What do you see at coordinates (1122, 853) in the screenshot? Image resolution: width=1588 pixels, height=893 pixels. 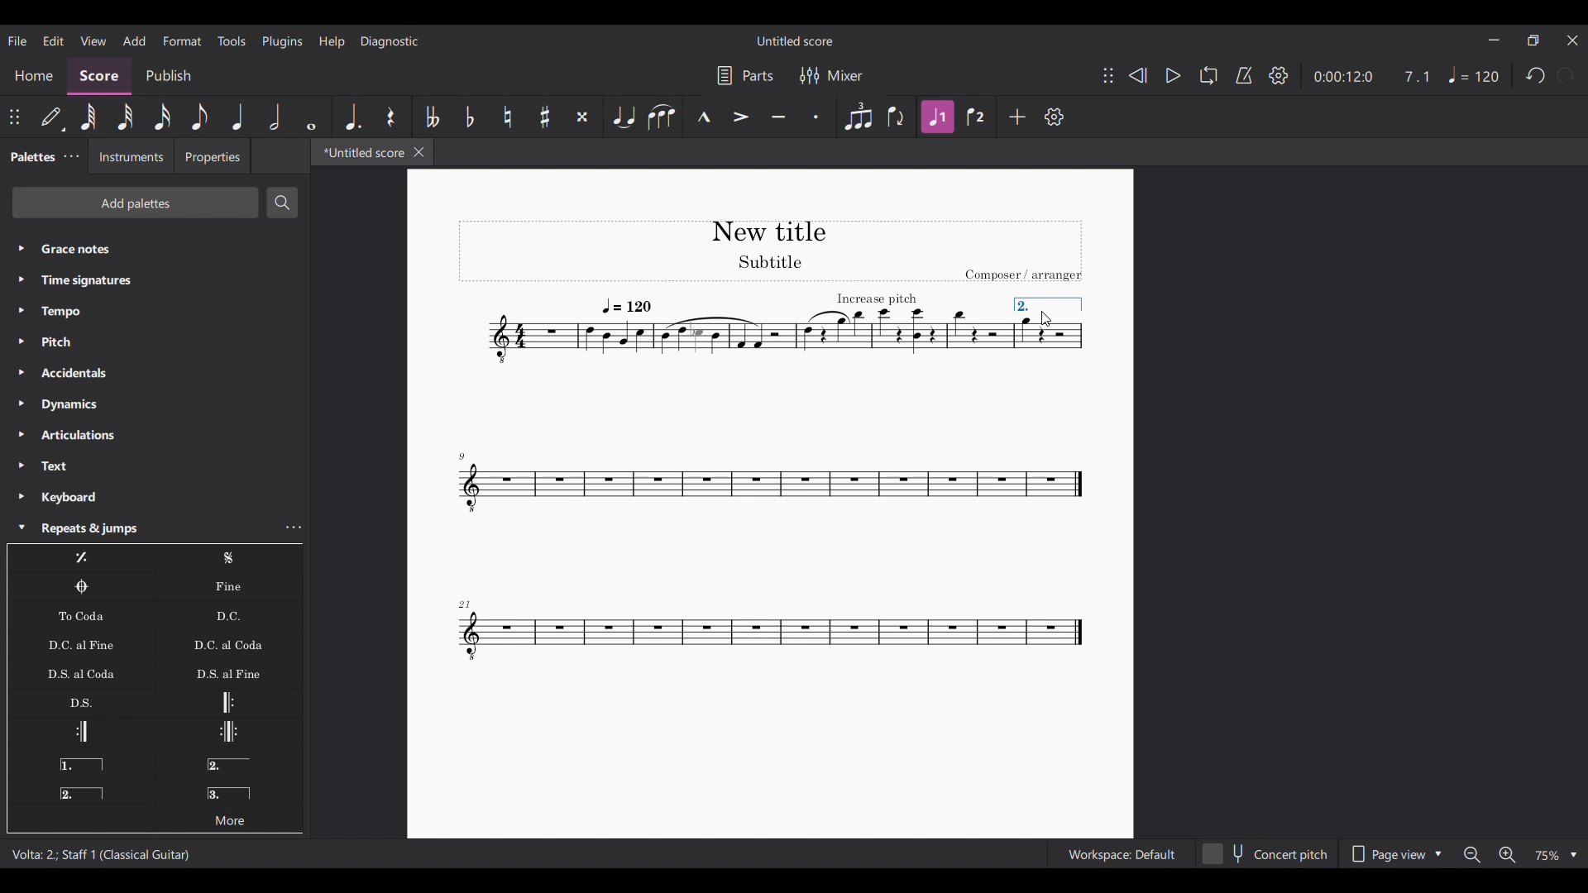 I see `Workspace: Default` at bounding box center [1122, 853].